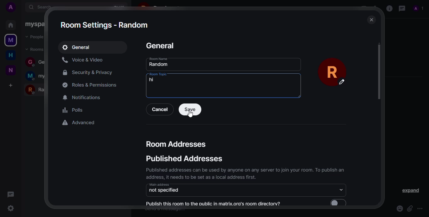 Image resolution: width=429 pixels, height=217 pixels. What do you see at coordinates (10, 56) in the screenshot?
I see `home` at bounding box center [10, 56].